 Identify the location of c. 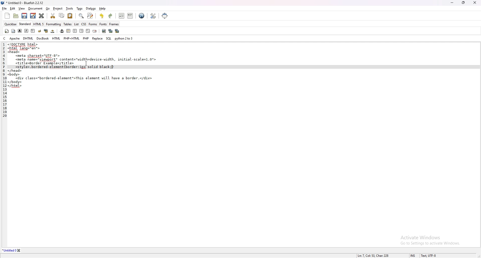
(5, 38).